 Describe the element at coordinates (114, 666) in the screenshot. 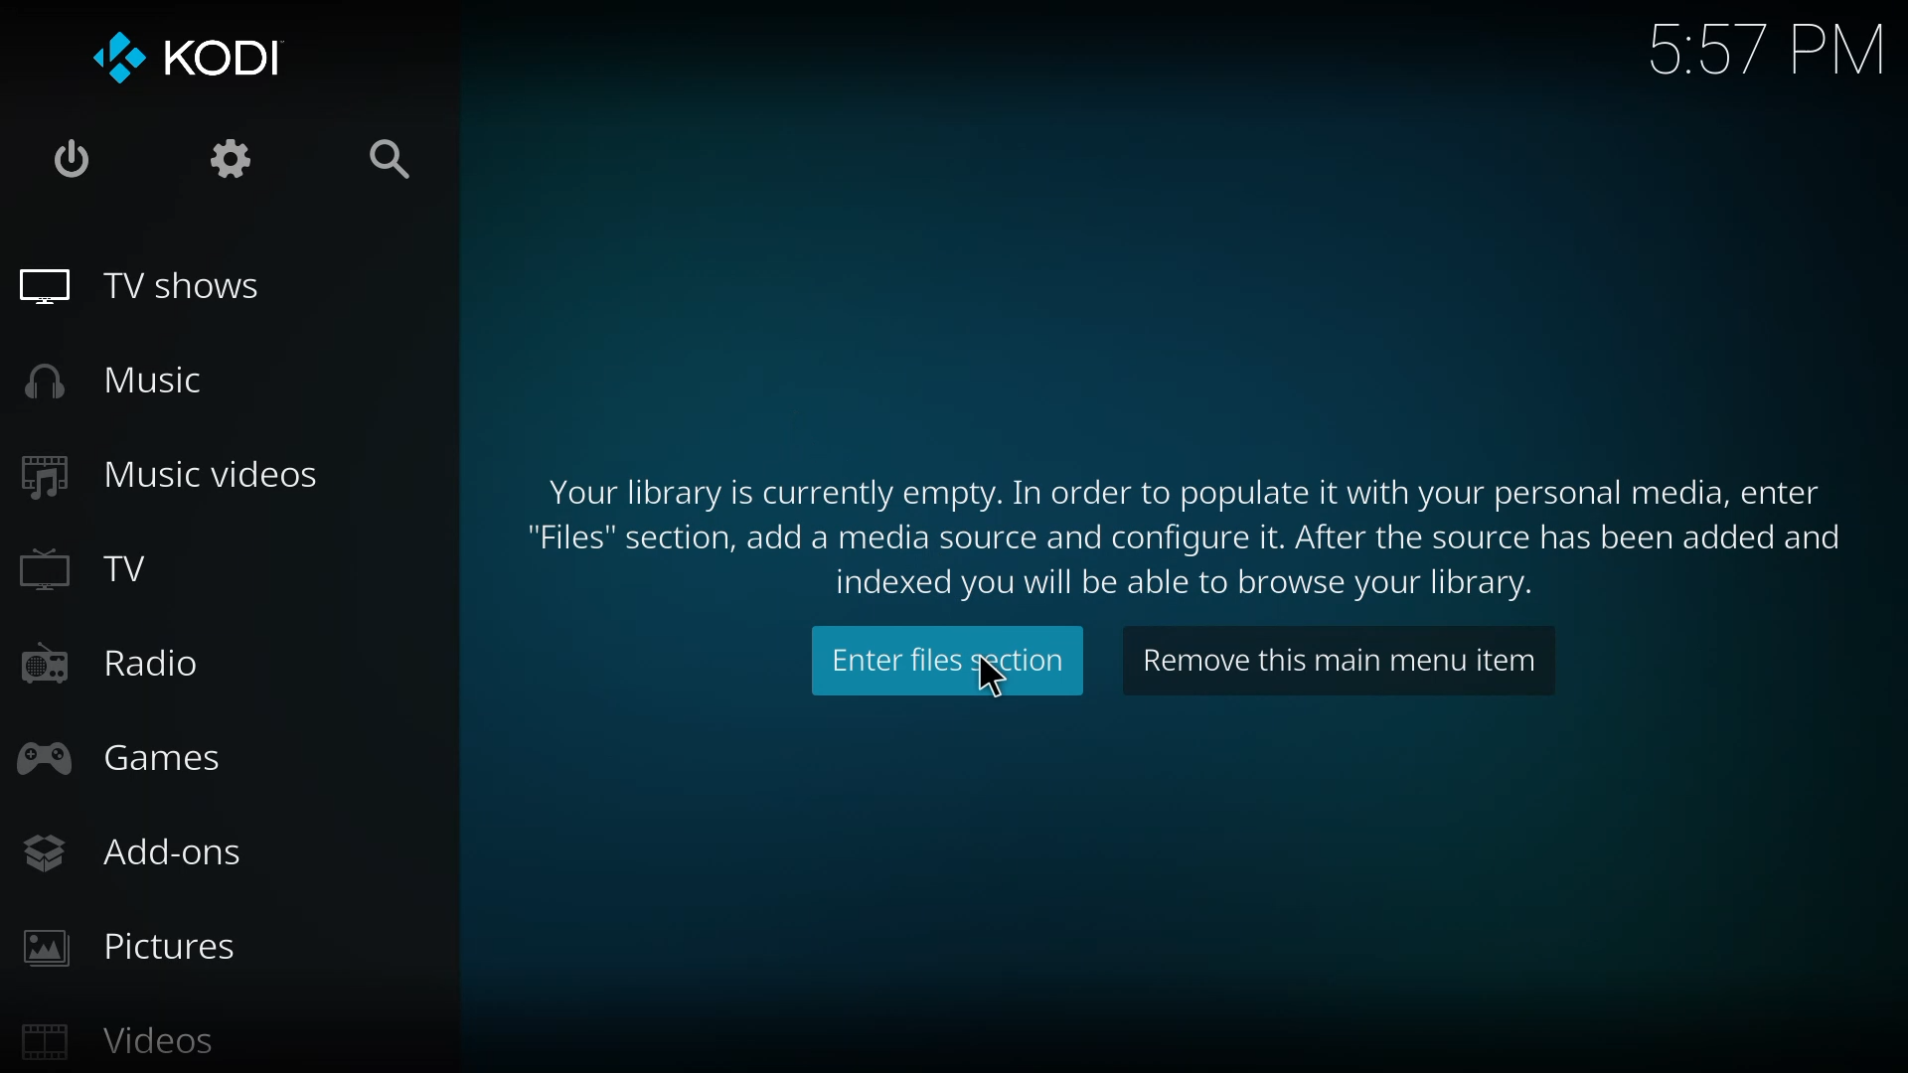

I see `radio` at that location.